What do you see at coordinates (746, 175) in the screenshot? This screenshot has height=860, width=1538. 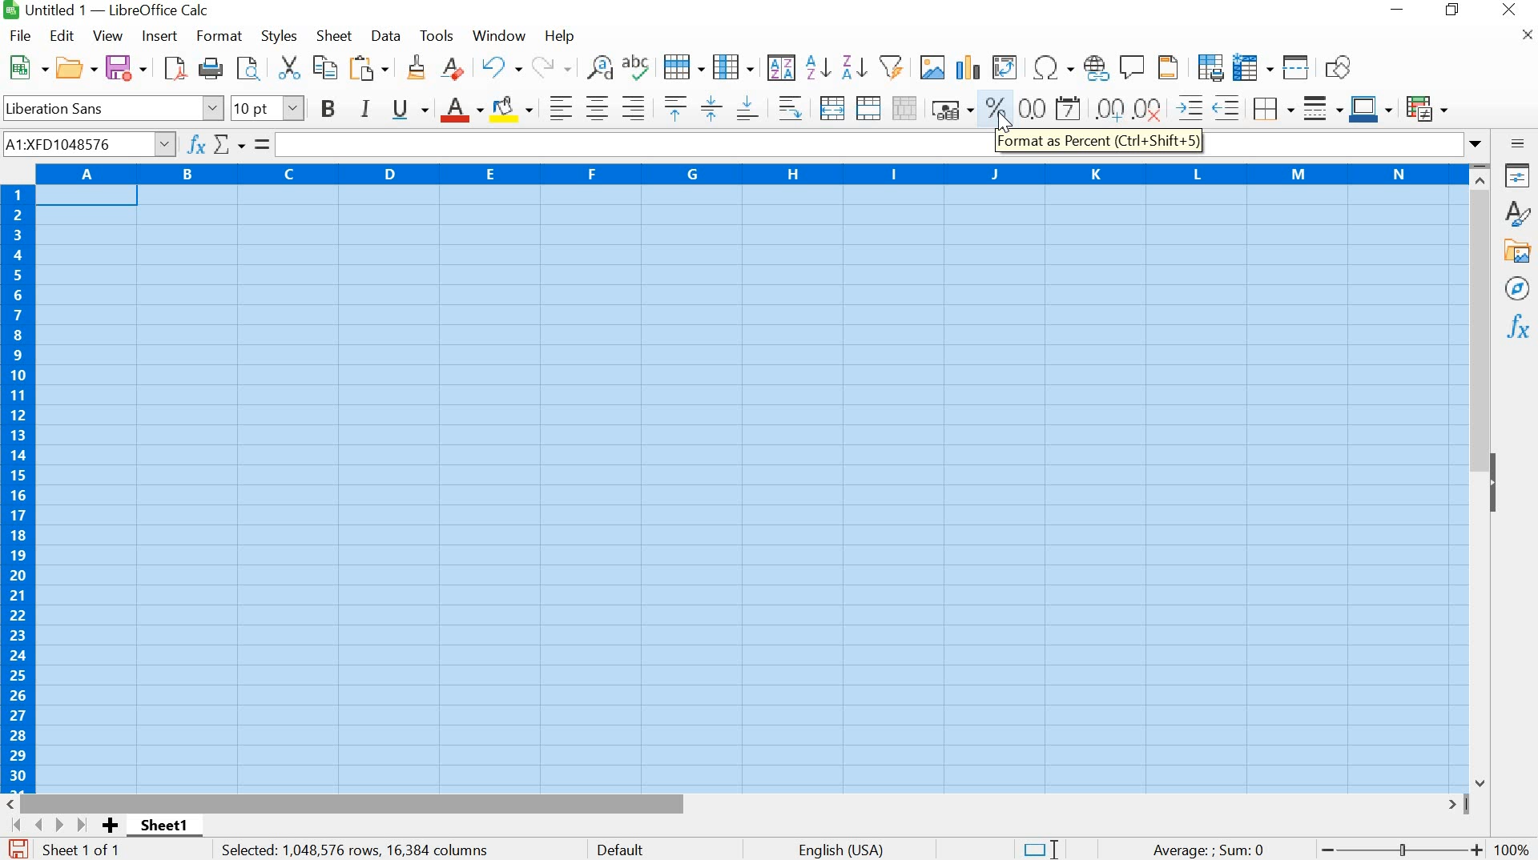 I see `COLUMNS` at bounding box center [746, 175].